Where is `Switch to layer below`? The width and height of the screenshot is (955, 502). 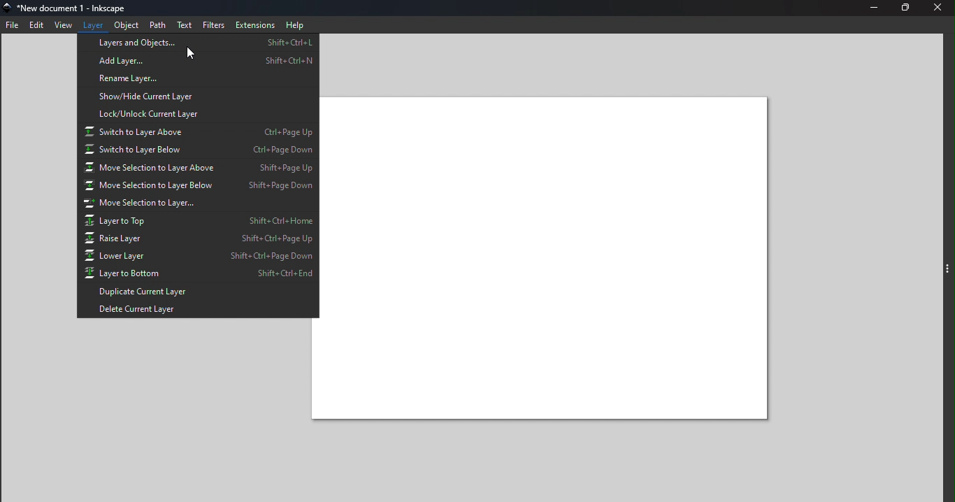
Switch to layer below is located at coordinates (197, 151).